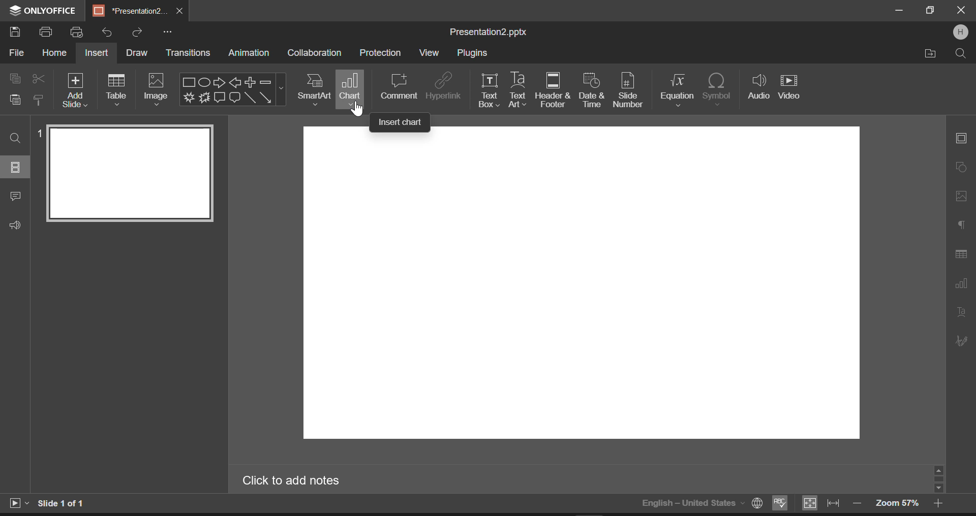 The height and width of the screenshot is (516, 976). I want to click on Rectangle Callout, so click(219, 98).